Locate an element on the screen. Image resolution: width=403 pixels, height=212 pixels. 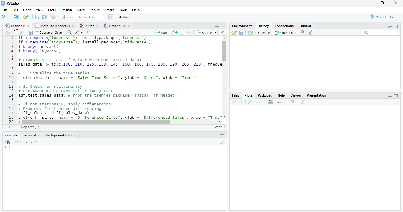
Delete is located at coordinates (302, 32).